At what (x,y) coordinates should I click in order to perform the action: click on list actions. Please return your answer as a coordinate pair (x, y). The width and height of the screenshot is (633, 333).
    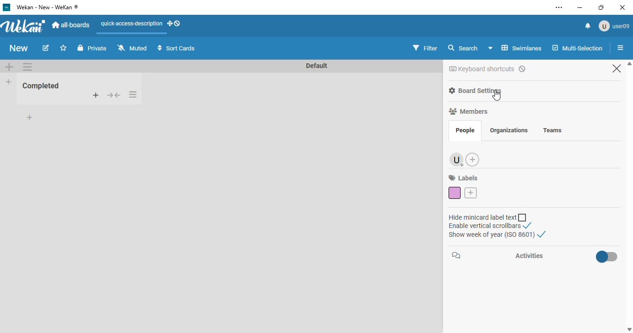
    Looking at the image, I should click on (27, 67).